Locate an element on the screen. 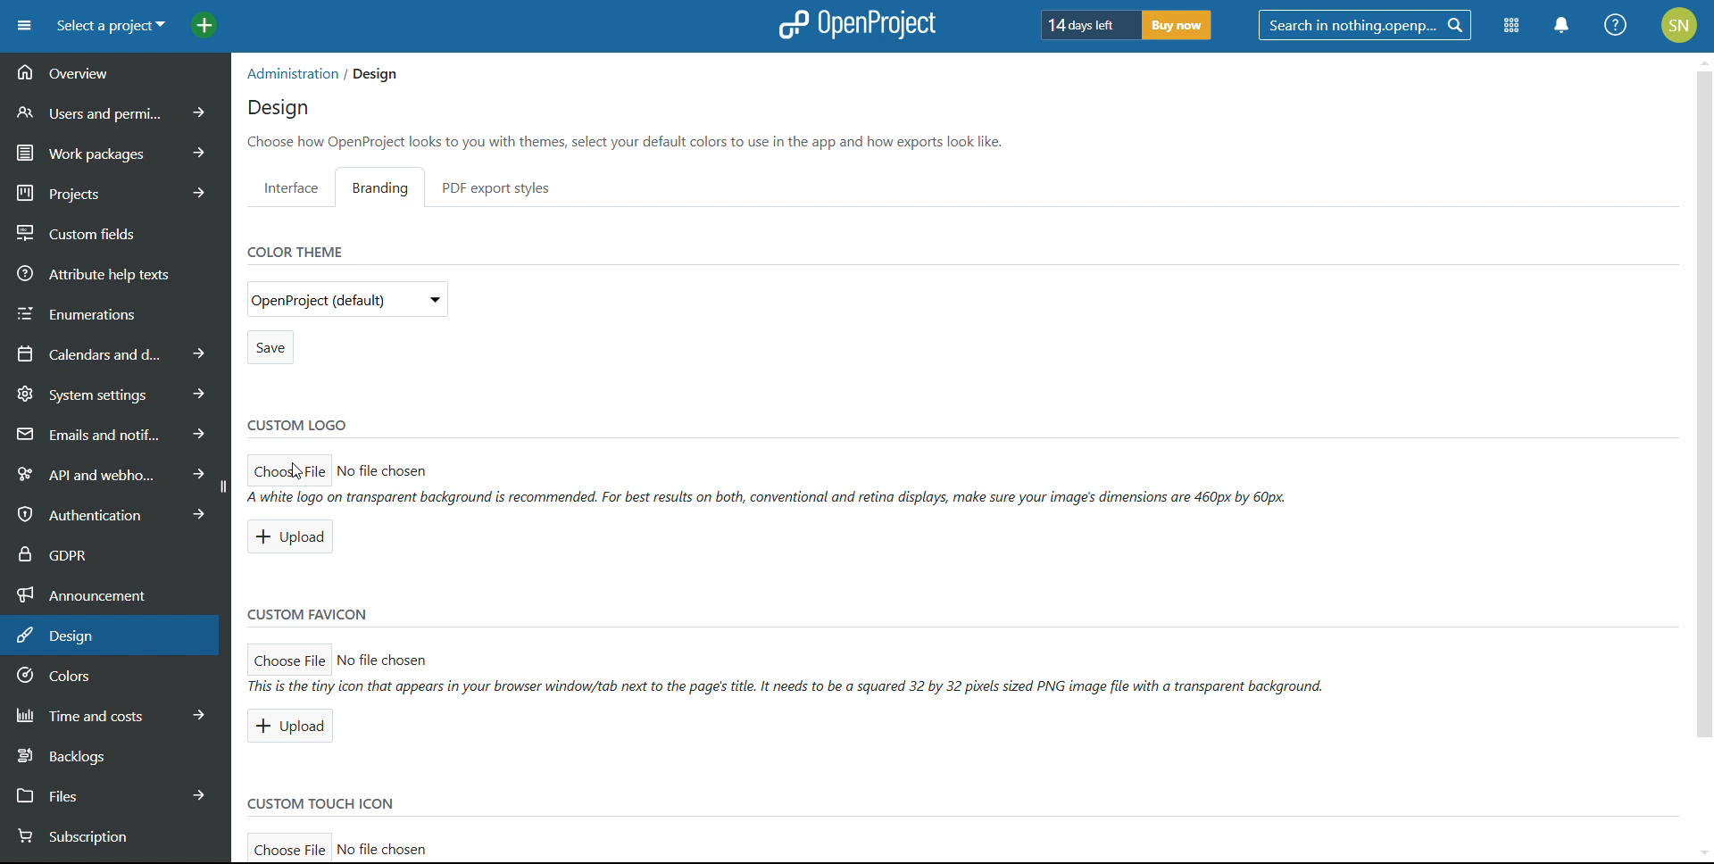 This screenshot has width=1714, height=864. buy now is located at coordinates (1177, 25).